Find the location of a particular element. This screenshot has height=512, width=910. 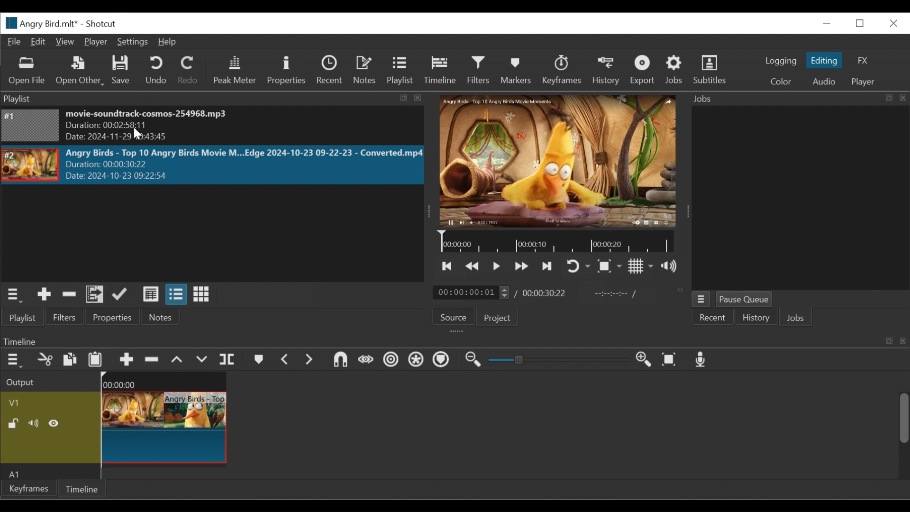

Skip to the next point is located at coordinates (448, 266).